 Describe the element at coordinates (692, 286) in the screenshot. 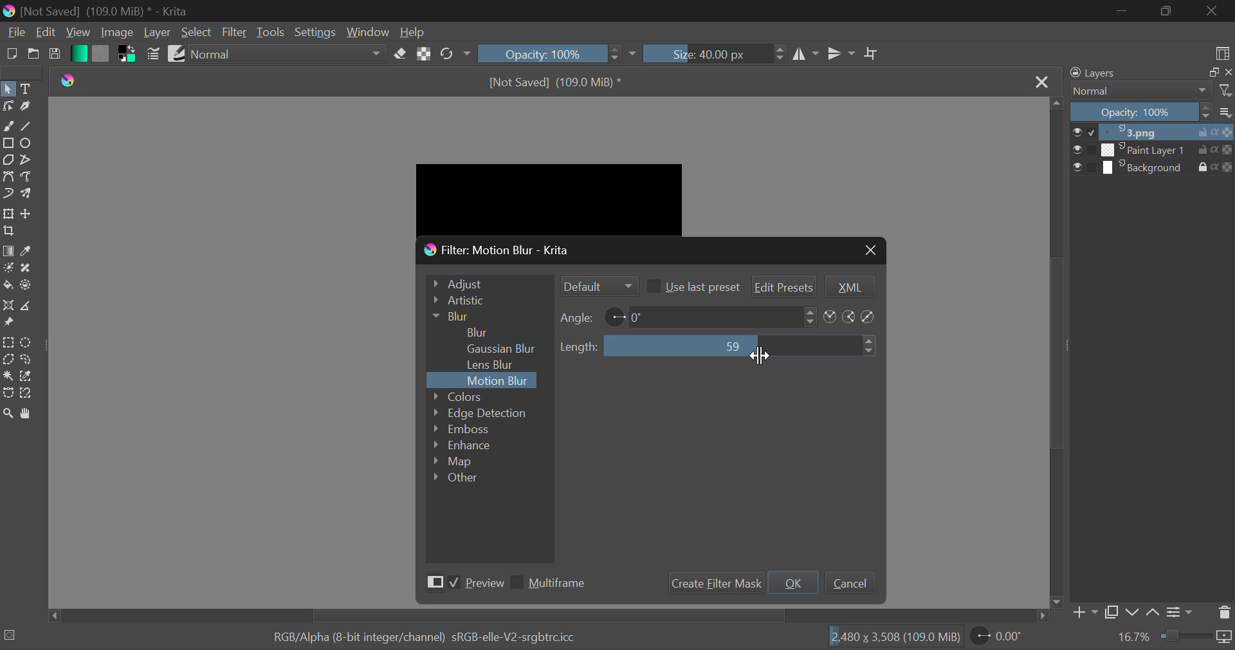

I see `Use last preset` at that location.